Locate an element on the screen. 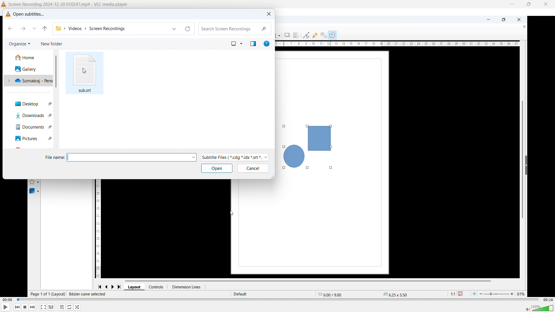 The image size is (555, 312). bezier curve selected is located at coordinates (88, 294).